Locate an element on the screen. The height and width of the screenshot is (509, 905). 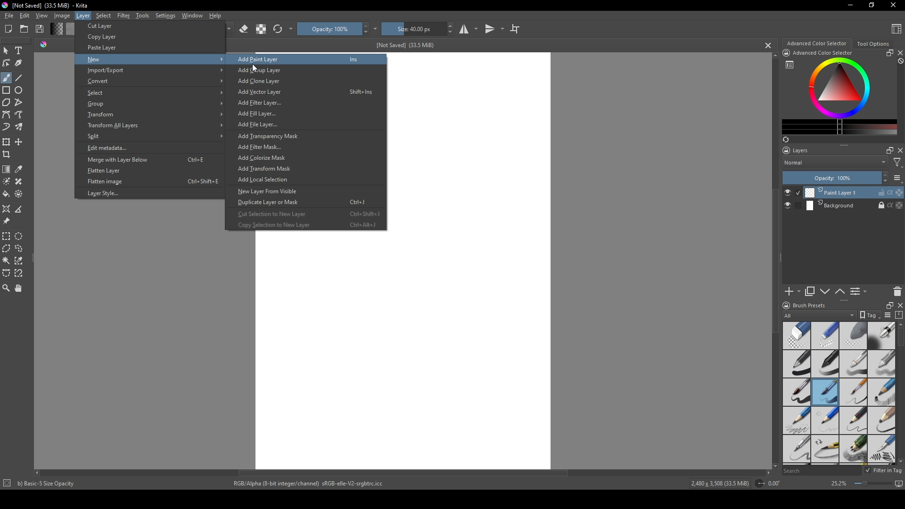
magic wand is located at coordinates (6, 260).